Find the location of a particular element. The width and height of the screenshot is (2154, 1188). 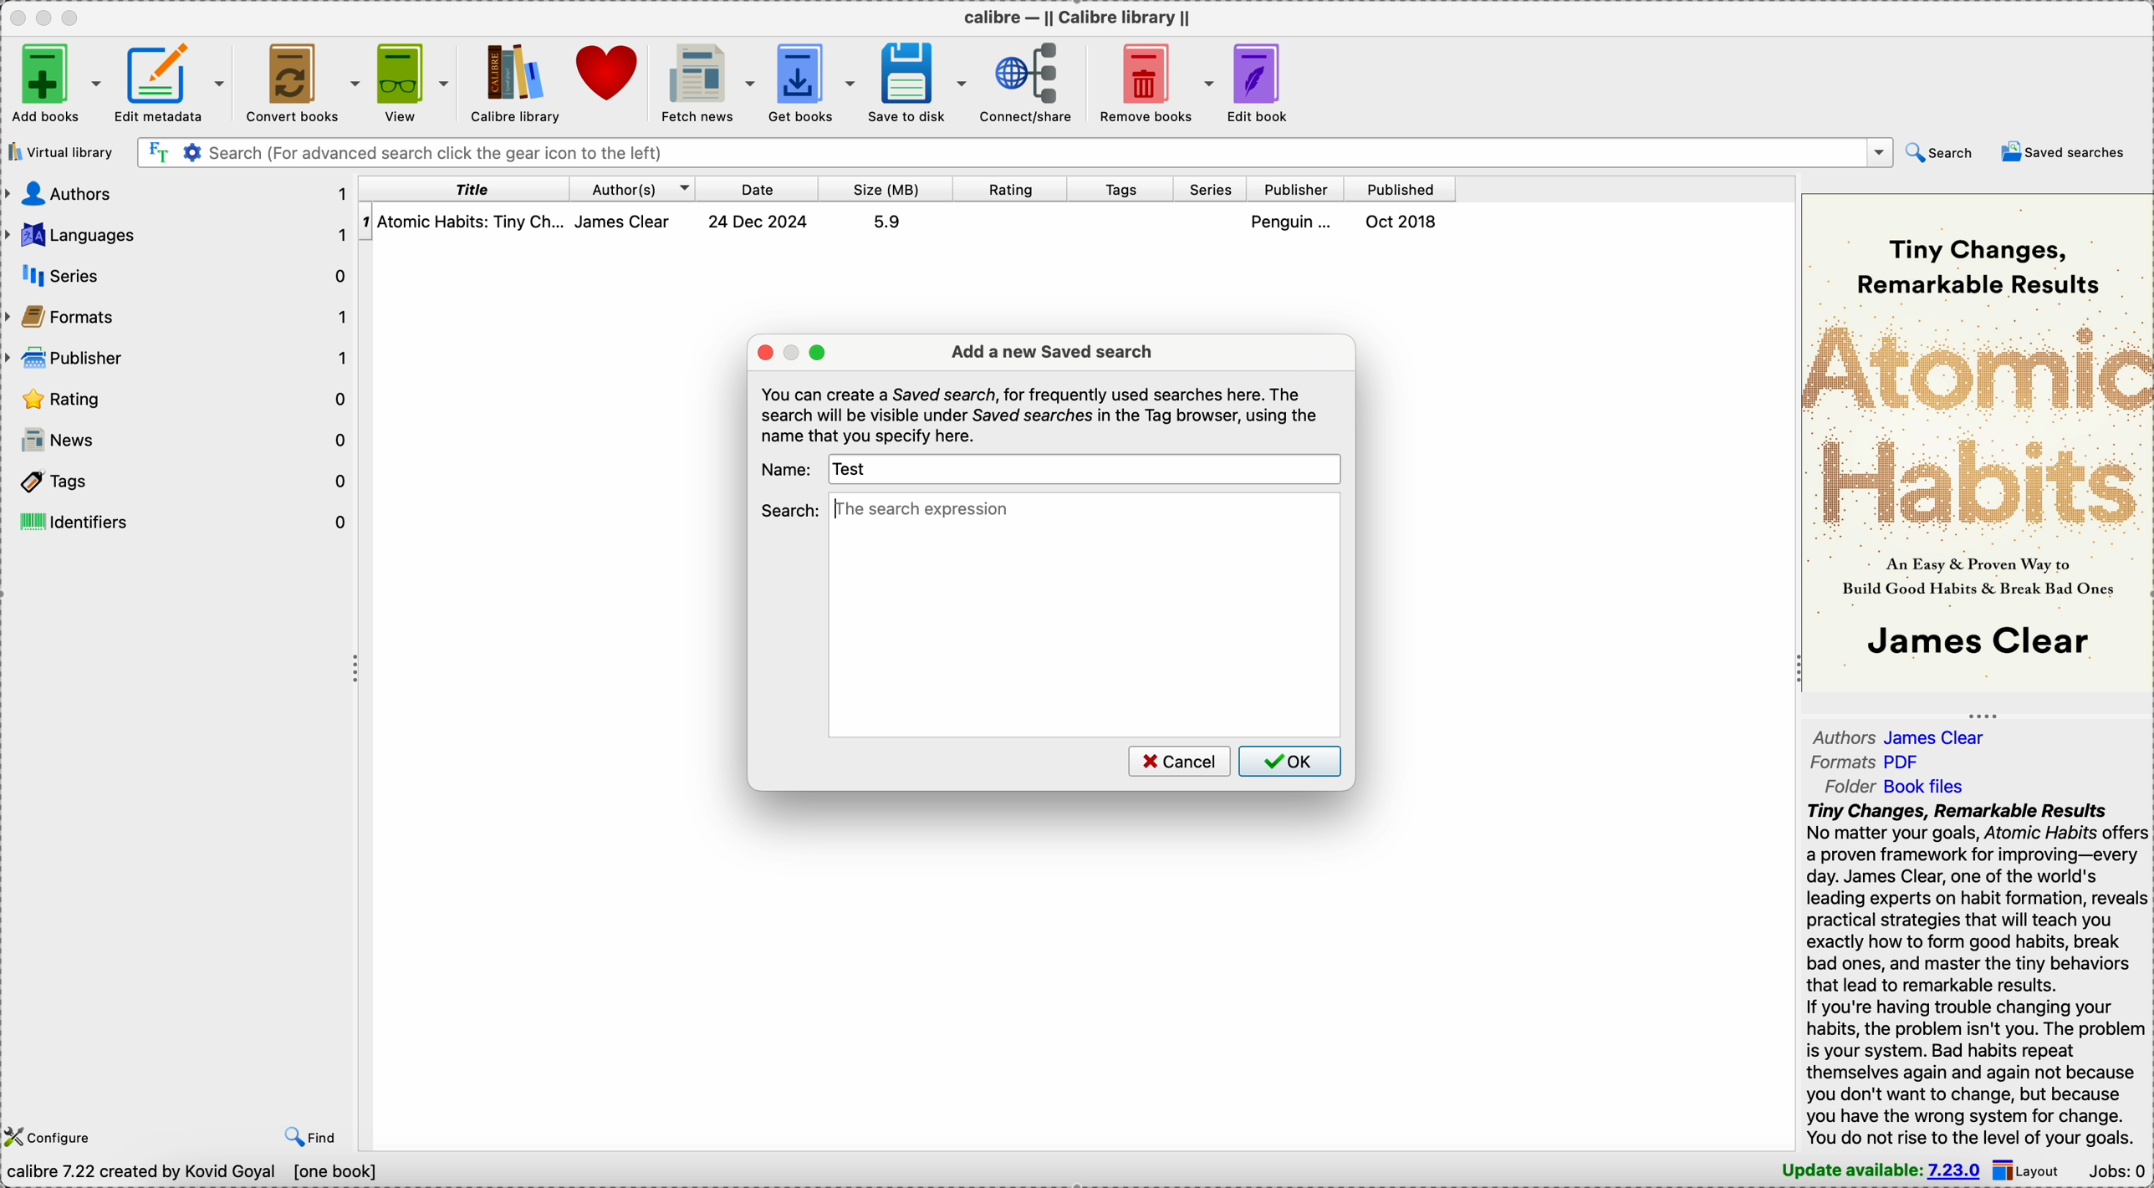

size is located at coordinates (886, 189).